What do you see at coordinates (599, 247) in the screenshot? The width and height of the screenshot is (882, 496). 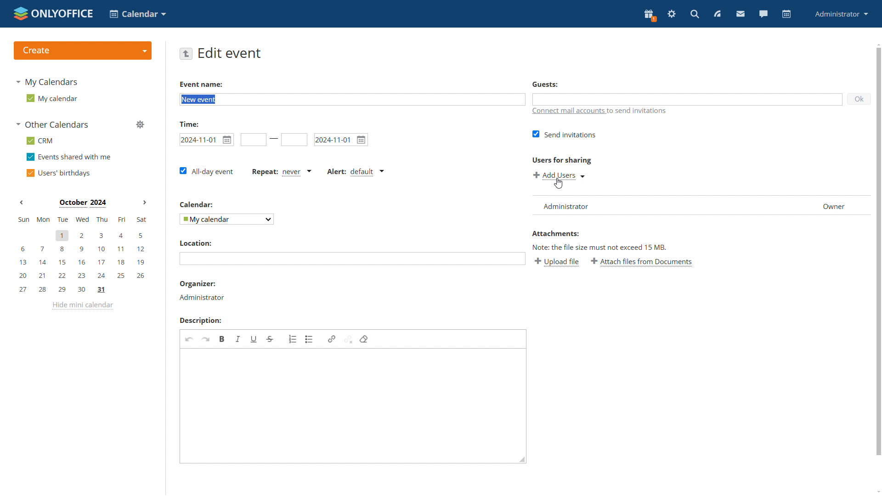 I see `Note: the file size must not exceed 15 mb` at bounding box center [599, 247].